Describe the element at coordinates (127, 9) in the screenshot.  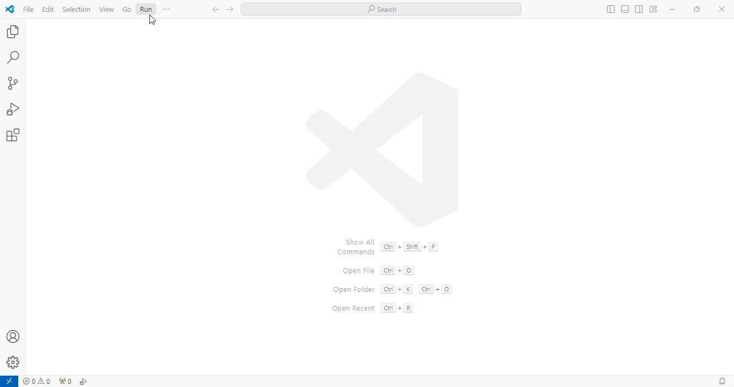
I see `go` at that location.